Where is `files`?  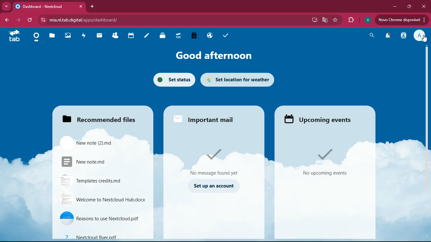
files is located at coordinates (52, 36).